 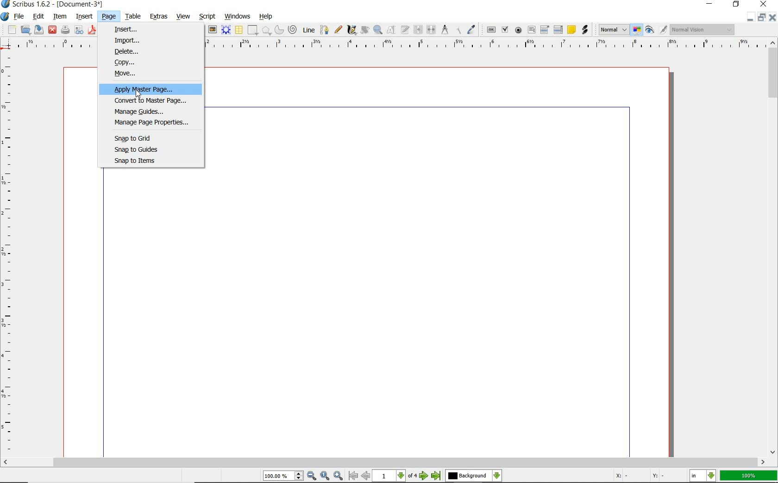 What do you see at coordinates (325, 30) in the screenshot?
I see `Bezier curve` at bounding box center [325, 30].